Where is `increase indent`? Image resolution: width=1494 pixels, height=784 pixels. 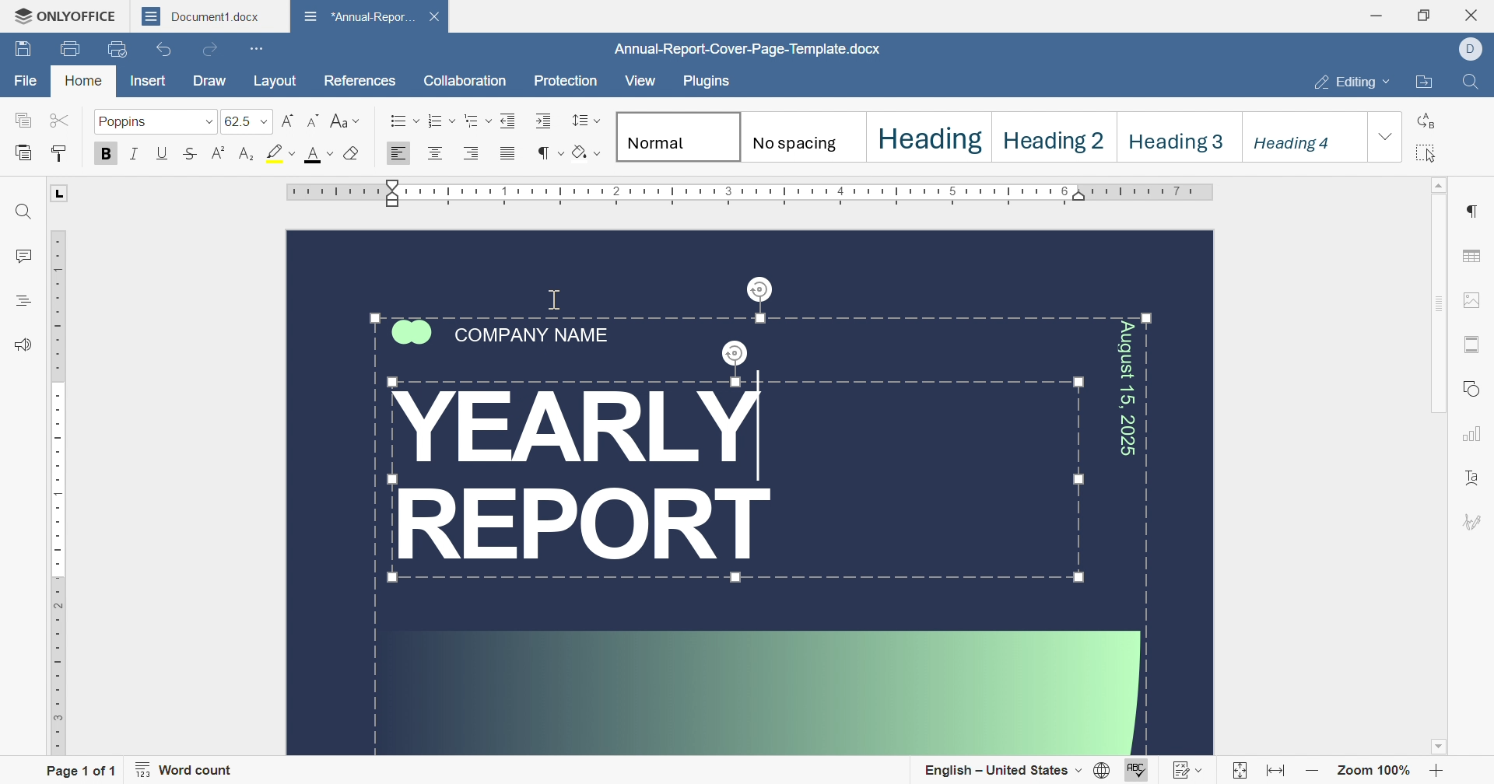
increase indent is located at coordinates (543, 120).